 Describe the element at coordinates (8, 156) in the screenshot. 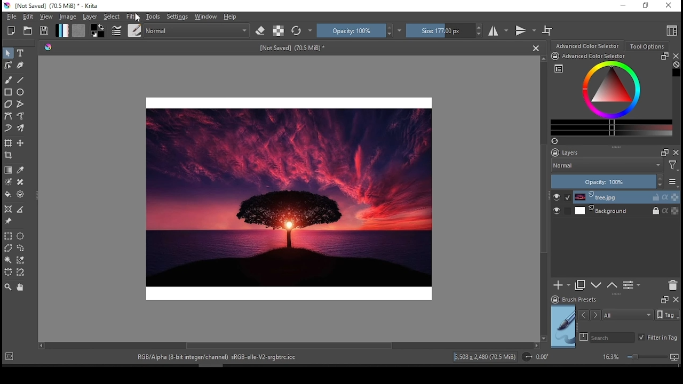

I see `crop the image to an area` at that location.